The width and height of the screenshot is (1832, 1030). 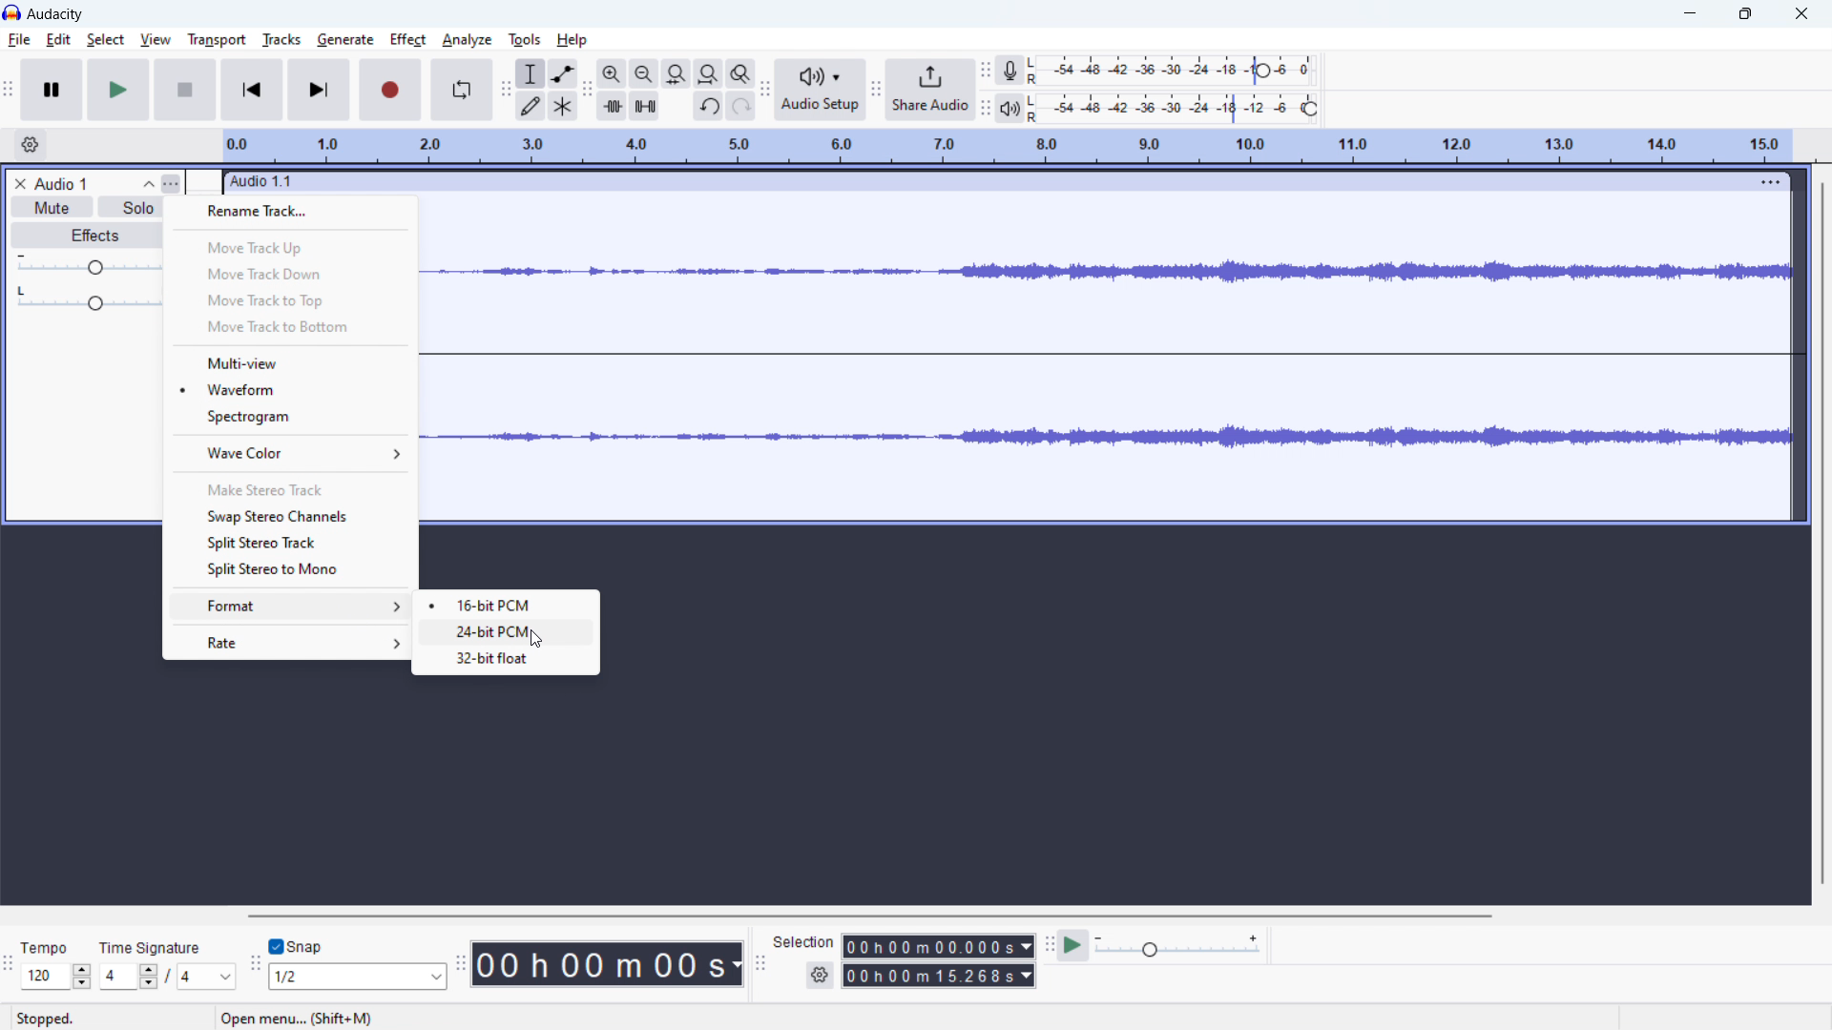 What do you see at coordinates (822, 91) in the screenshot?
I see `audio setup` at bounding box center [822, 91].